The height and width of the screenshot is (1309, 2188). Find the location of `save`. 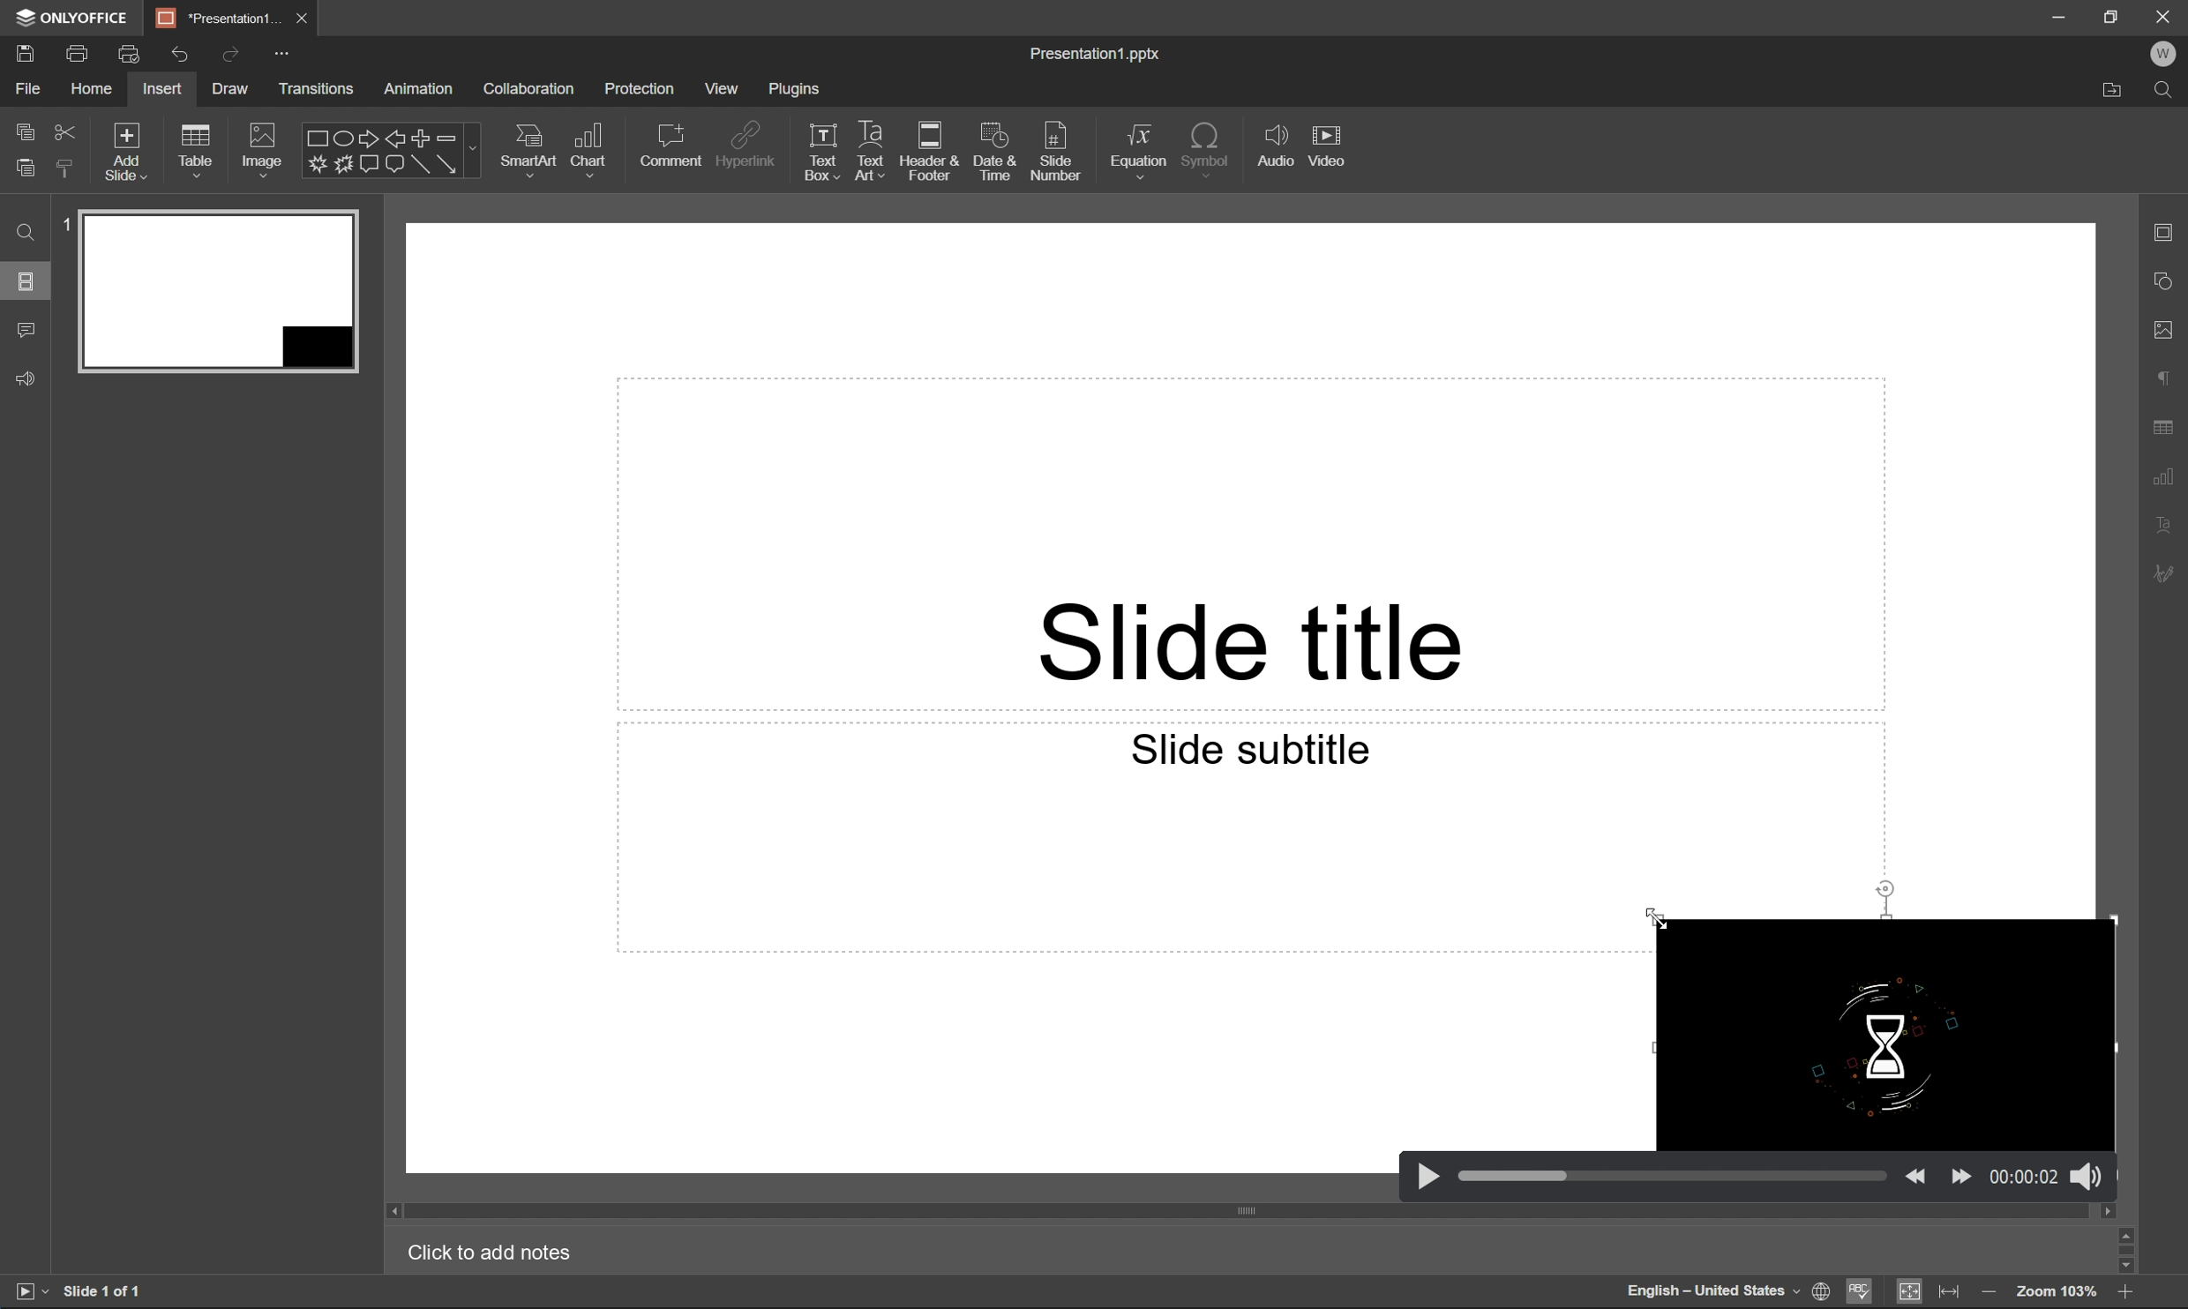

save is located at coordinates (22, 50).